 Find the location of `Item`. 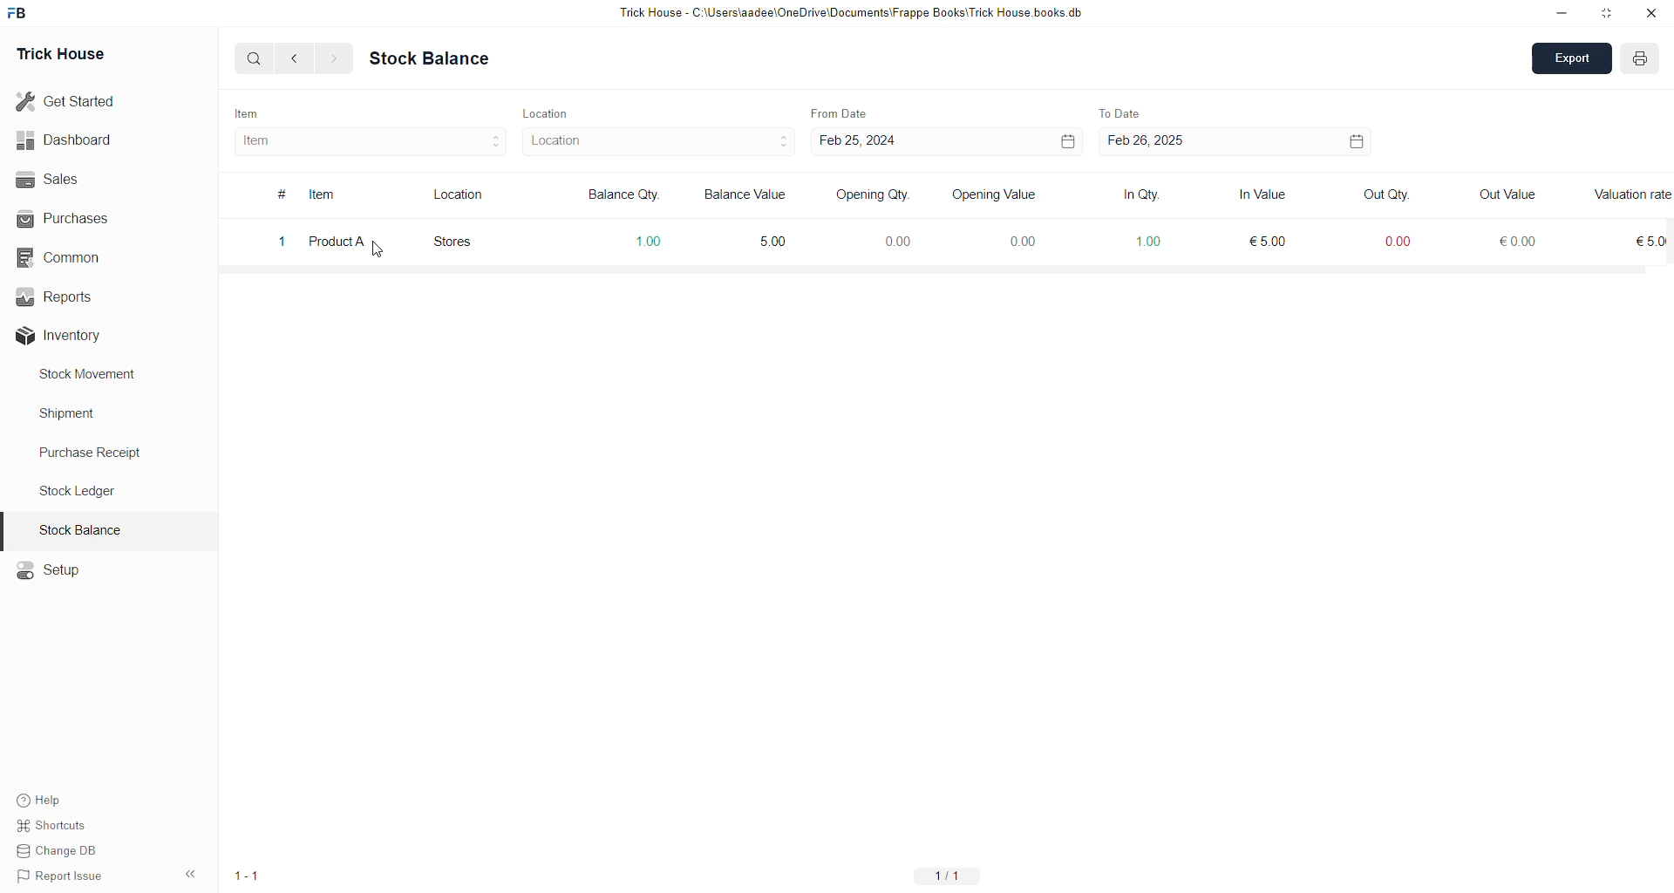

Item is located at coordinates (364, 142).